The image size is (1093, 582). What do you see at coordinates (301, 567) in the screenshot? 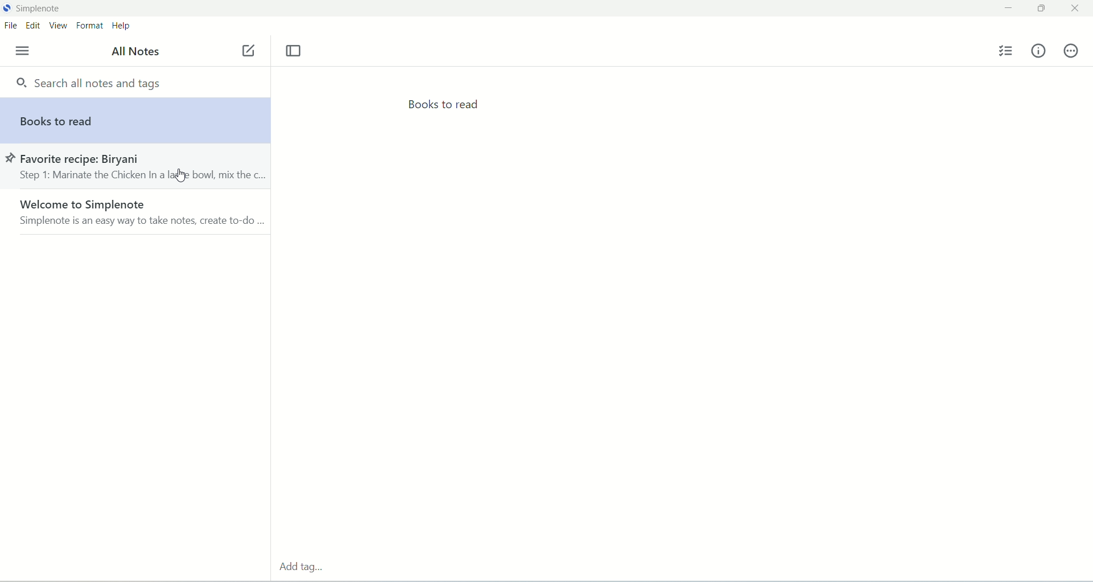
I see `add tags` at bounding box center [301, 567].